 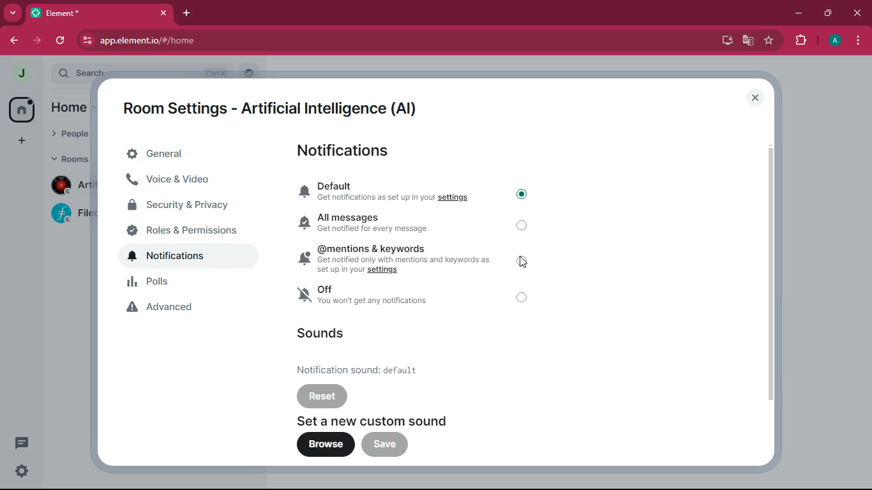 What do you see at coordinates (755, 98) in the screenshot?
I see `close` at bounding box center [755, 98].